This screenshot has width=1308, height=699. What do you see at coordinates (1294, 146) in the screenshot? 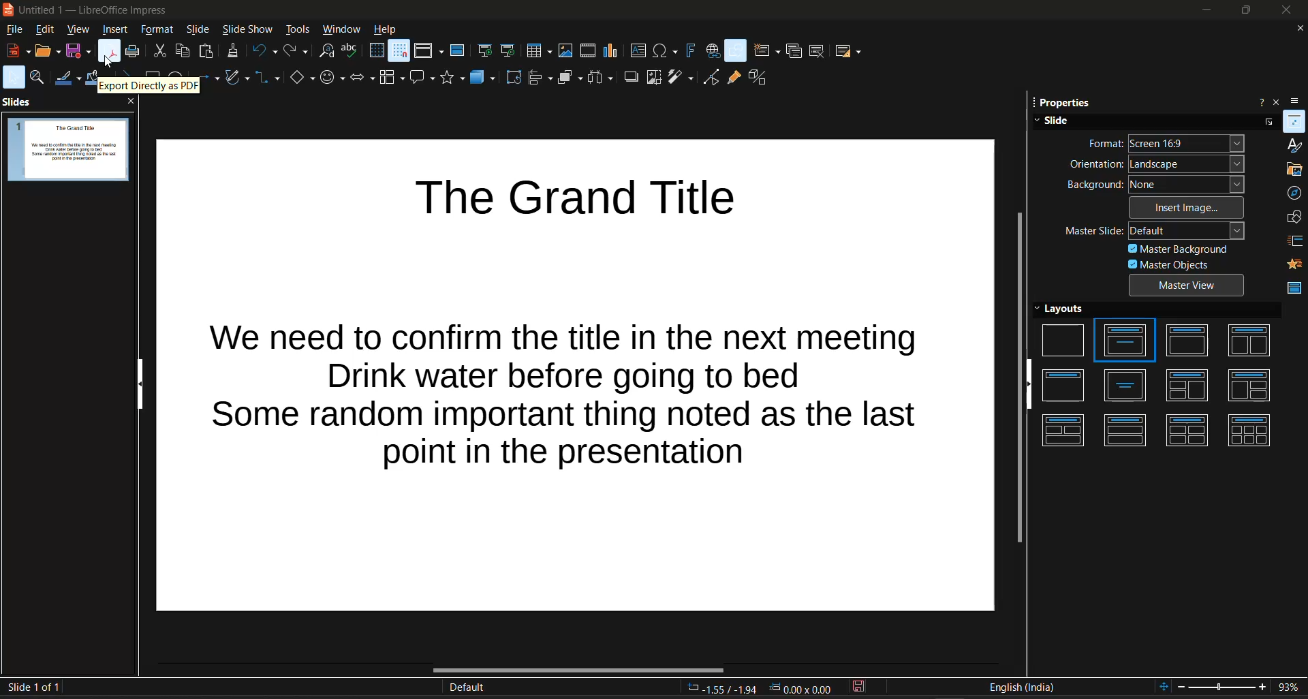
I see `styles` at bounding box center [1294, 146].